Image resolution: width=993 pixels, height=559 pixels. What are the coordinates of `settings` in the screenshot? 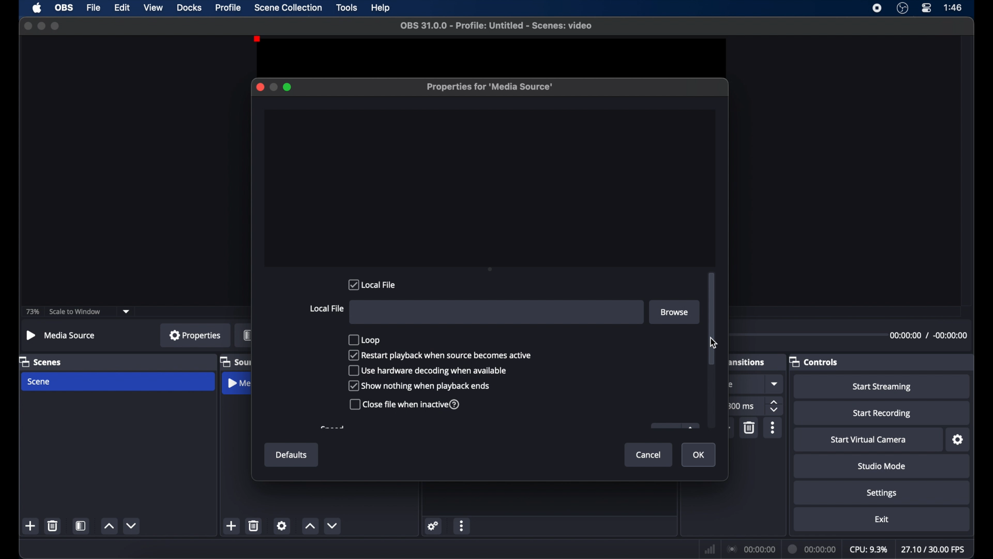 It's located at (882, 494).